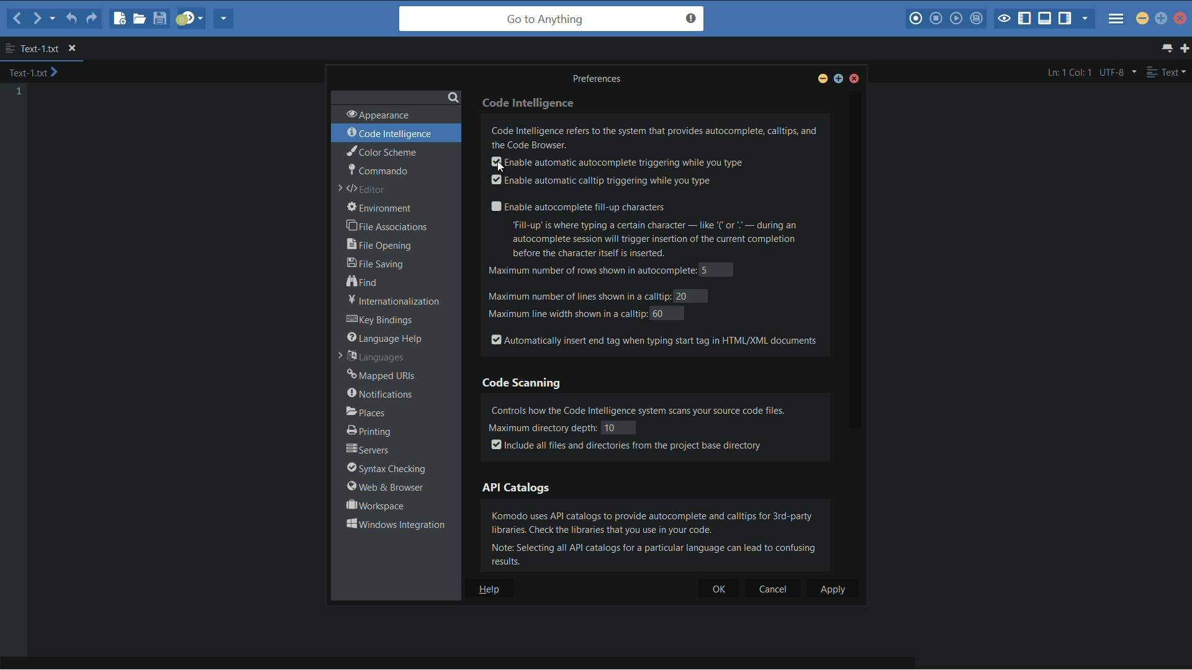  What do you see at coordinates (602, 78) in the screenshot?
I see `Preferences` at bounding box center [602, 78].